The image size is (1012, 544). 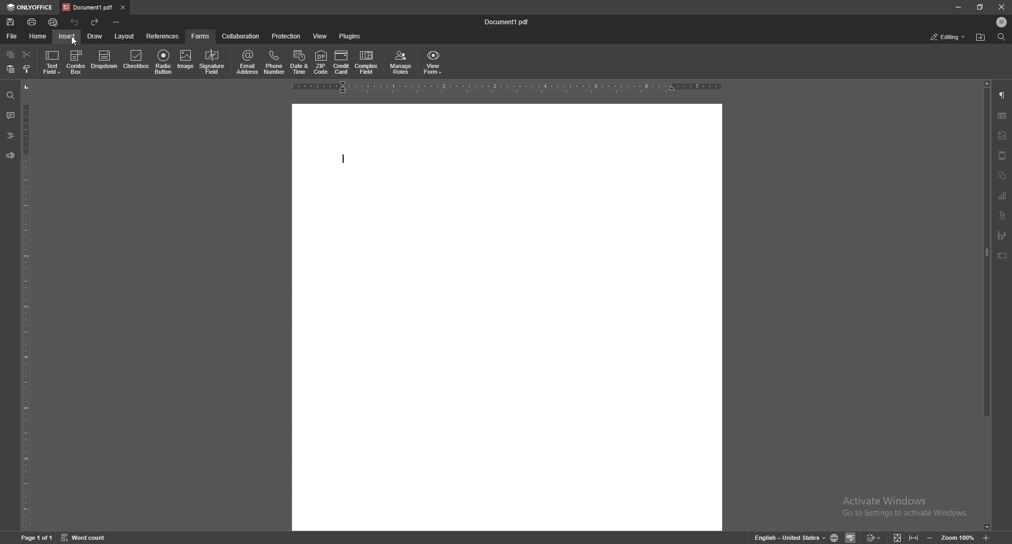 I want to click on copy, so click(x=9, y=55).